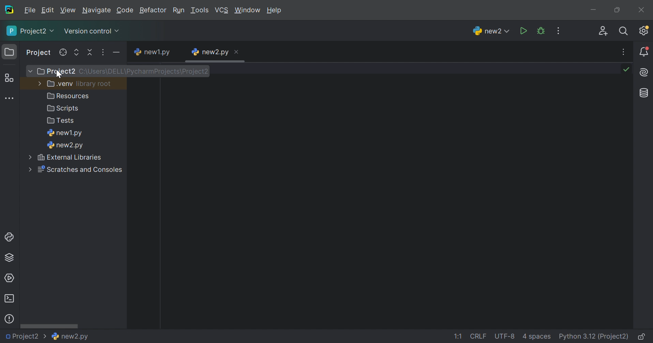  What do you see at coordinates (178, 10) in the screenshot?
I see `Run` at bounding box center [178, 10].